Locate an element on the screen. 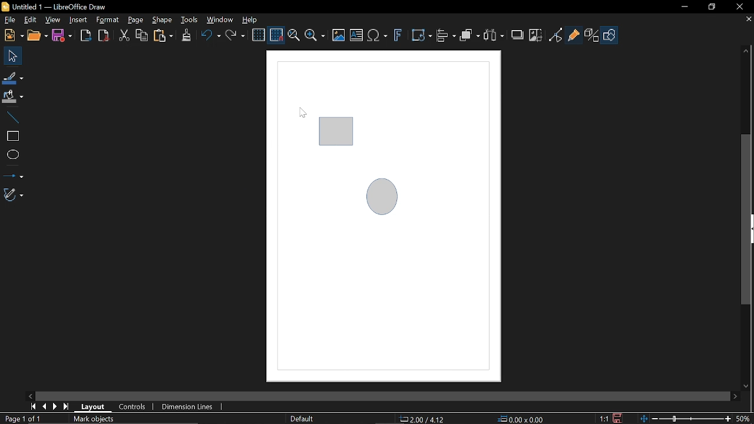  Insert fontwork text is located at coordinates (398, 36).